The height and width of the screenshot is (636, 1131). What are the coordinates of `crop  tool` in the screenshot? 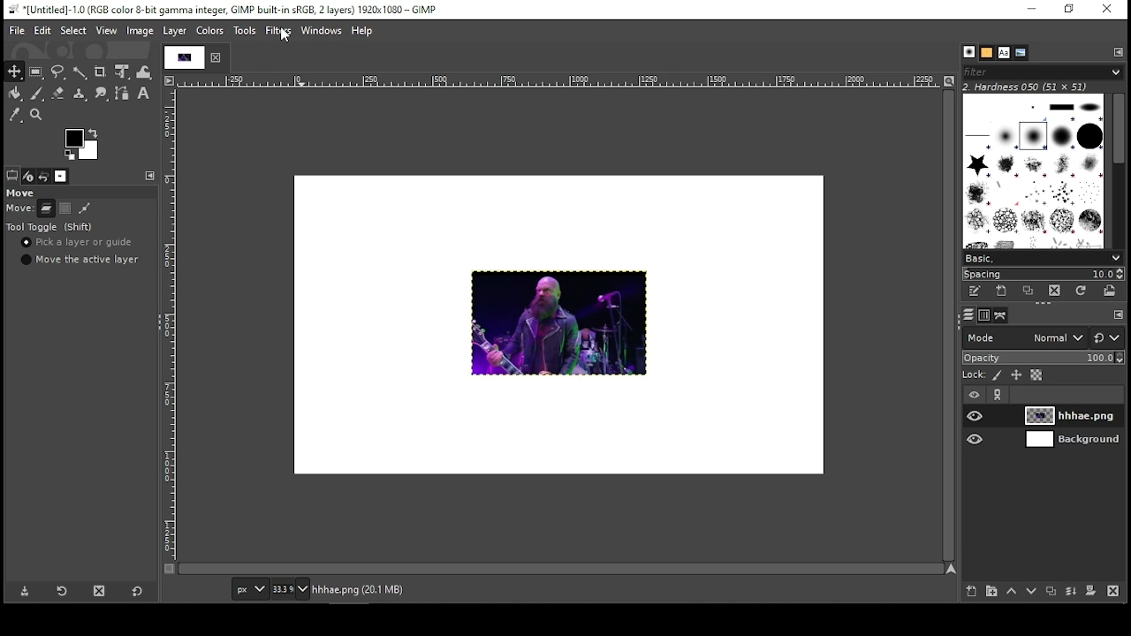 It's located at (101, 72).